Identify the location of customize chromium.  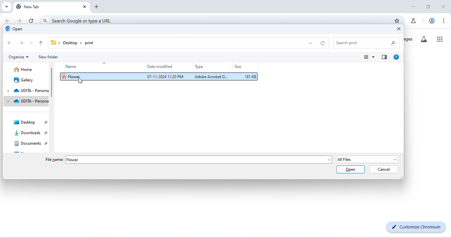
(415, 227).